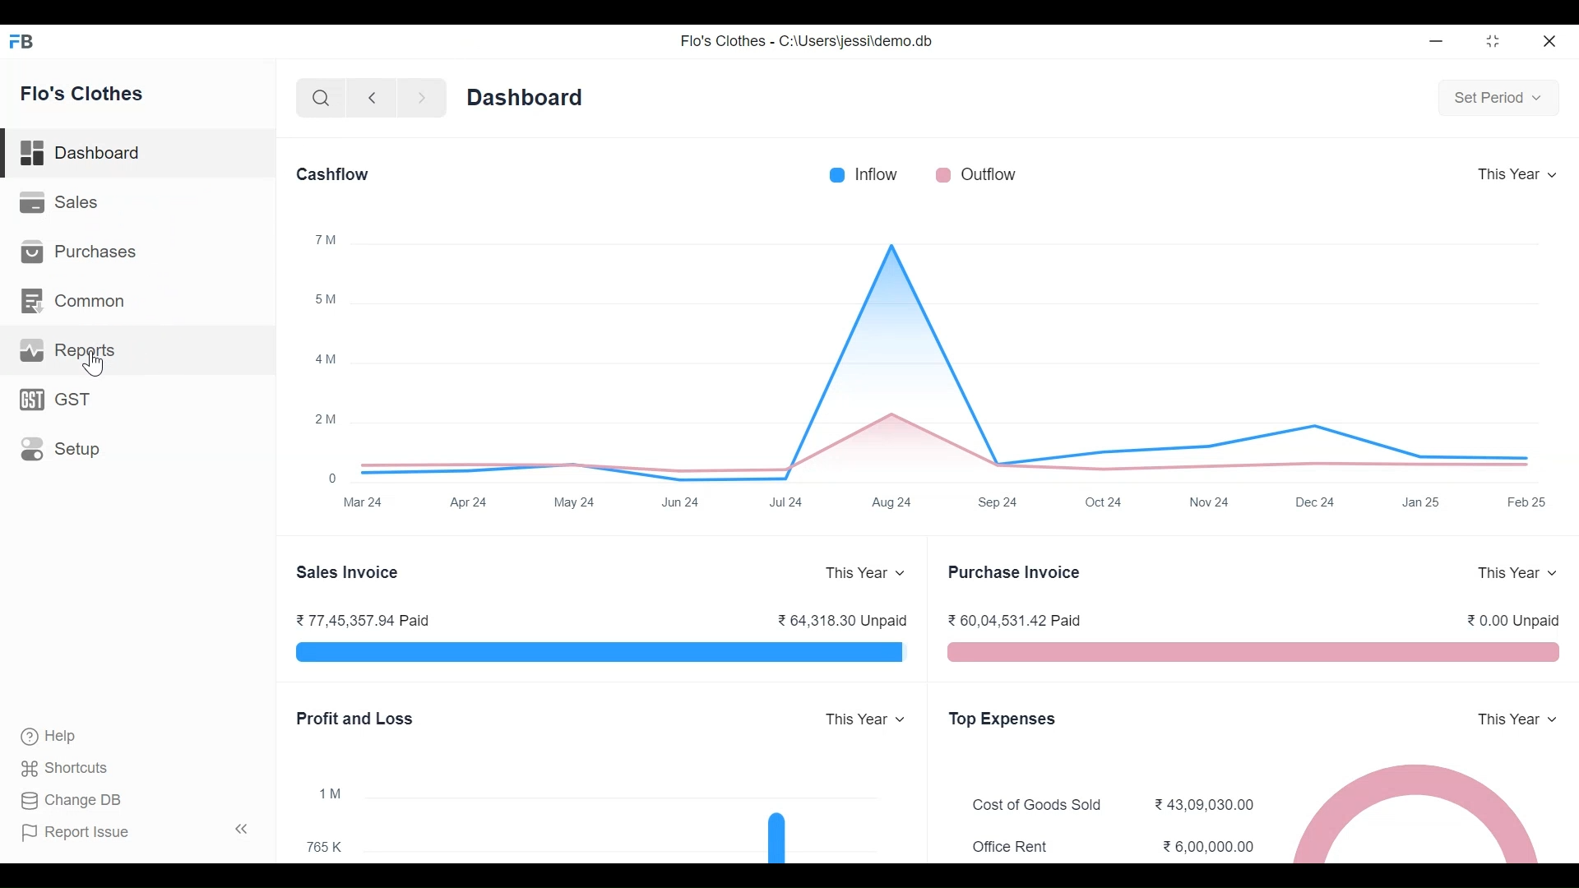 The width and height of the screenshot is (1579, 888). What do you see at coordinates (423, 98) in the screenshot?
I see `Move Forward` at bounding box center [423, 98].